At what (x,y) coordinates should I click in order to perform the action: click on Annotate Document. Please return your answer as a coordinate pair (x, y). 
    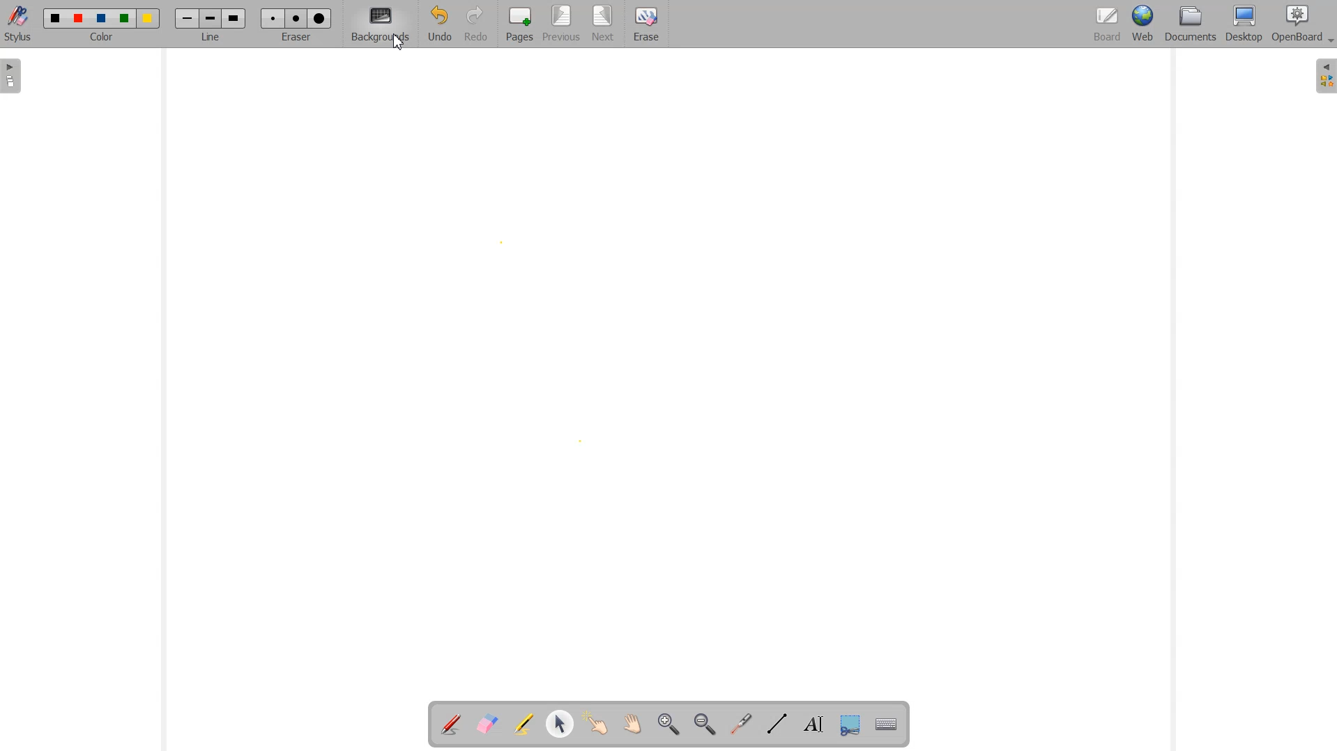
    Looking at the image, I should click on (451, 725).